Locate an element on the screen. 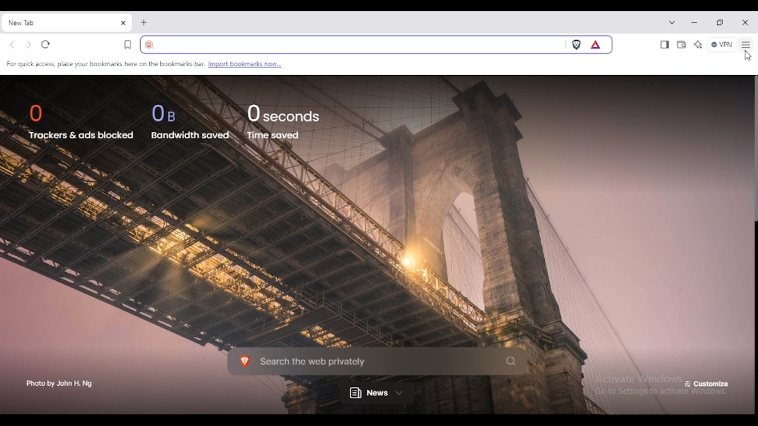 The height and width of the screenshot is (426, 758). search is located at coordinates (351, 44).